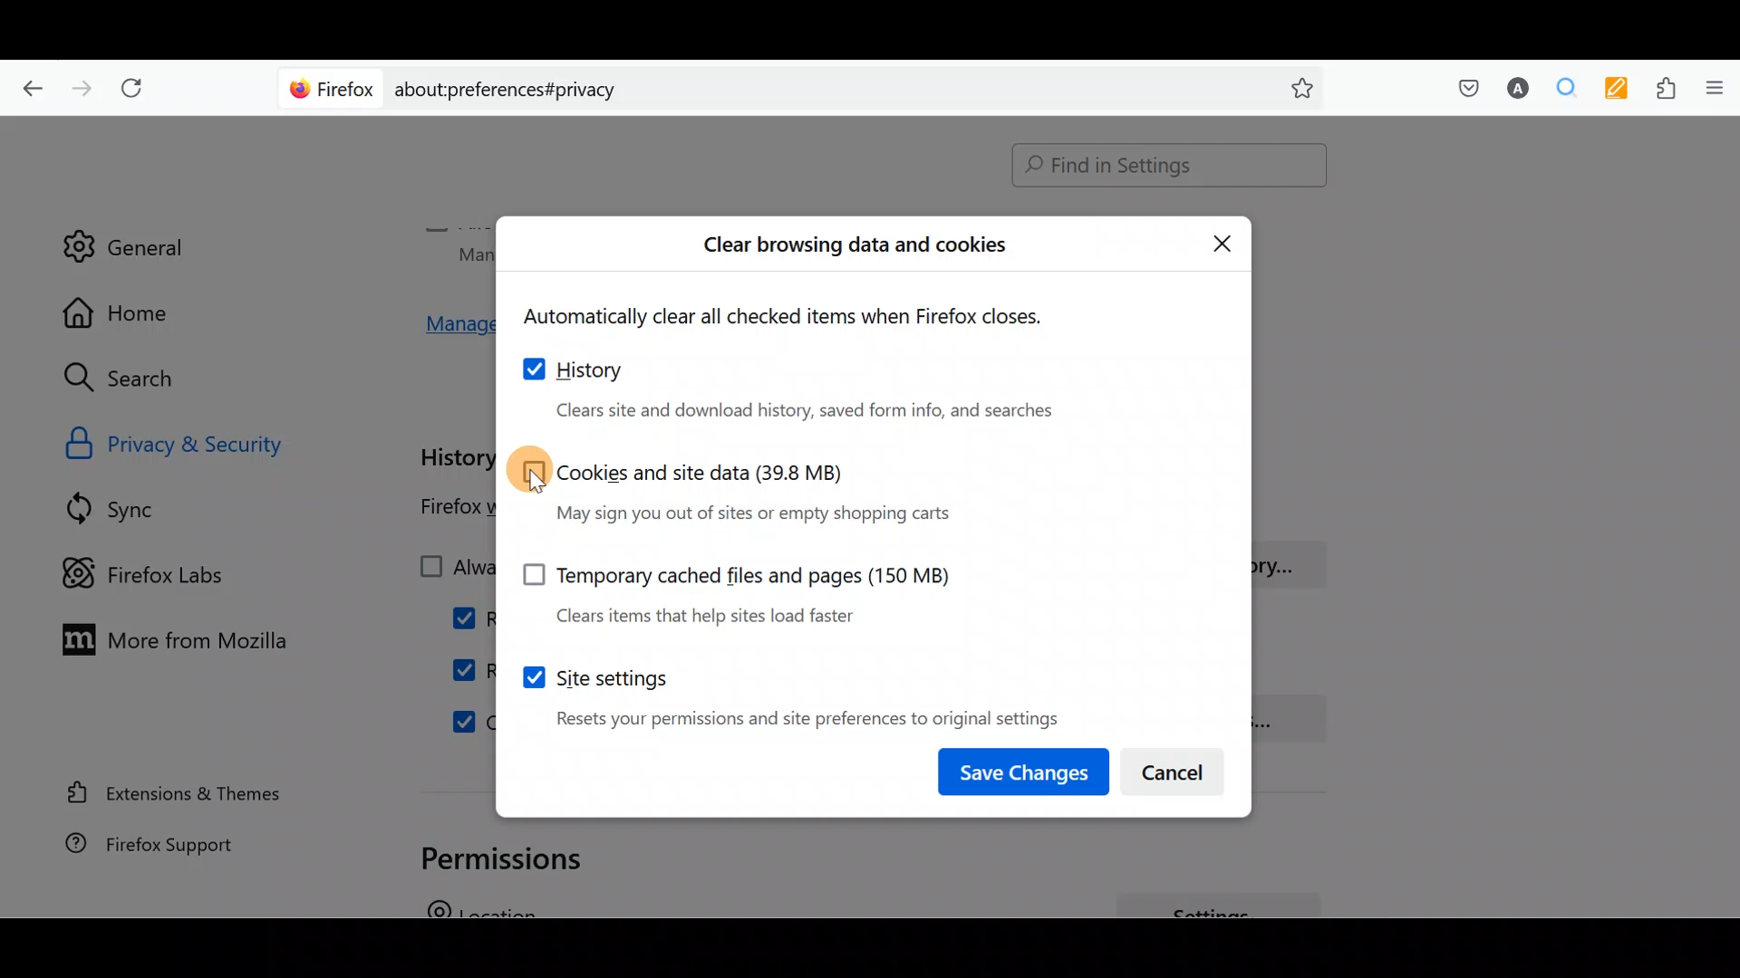 The height and width of the screenshot is (978, 1740). I want to click on Clear browsing data and cookies, so click(856, 249).